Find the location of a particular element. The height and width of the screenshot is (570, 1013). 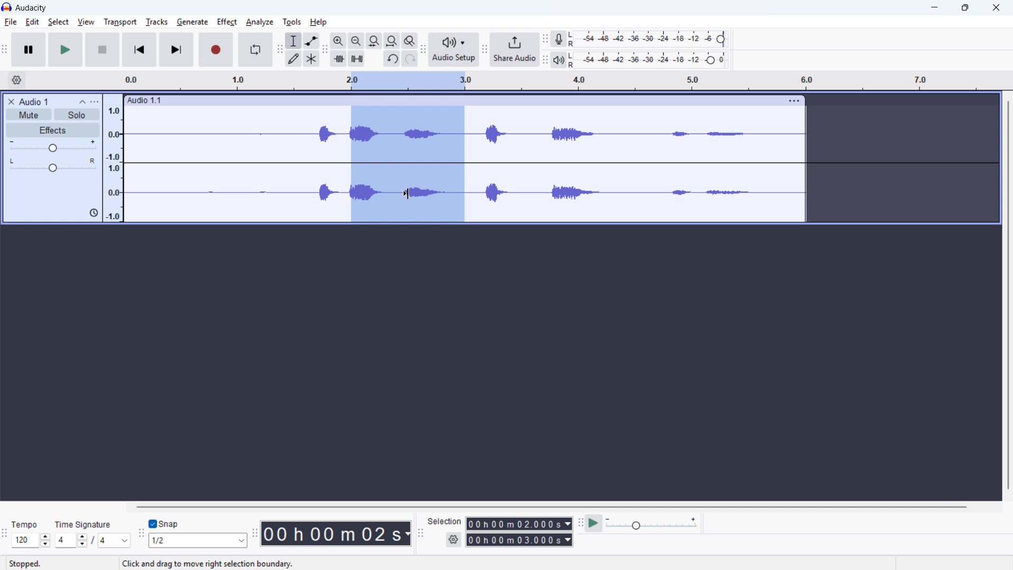

Undo is located at coordinates (392, 59).